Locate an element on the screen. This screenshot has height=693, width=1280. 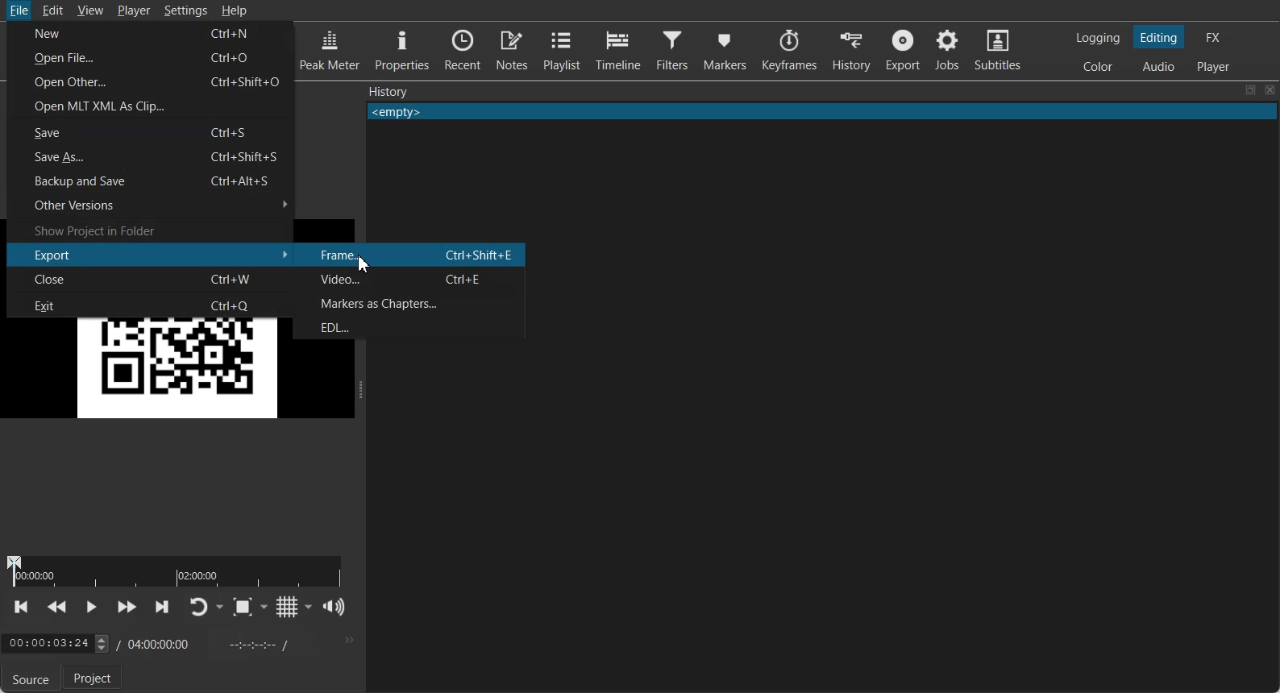
Backup and Save is located at coordinates (89, 181).